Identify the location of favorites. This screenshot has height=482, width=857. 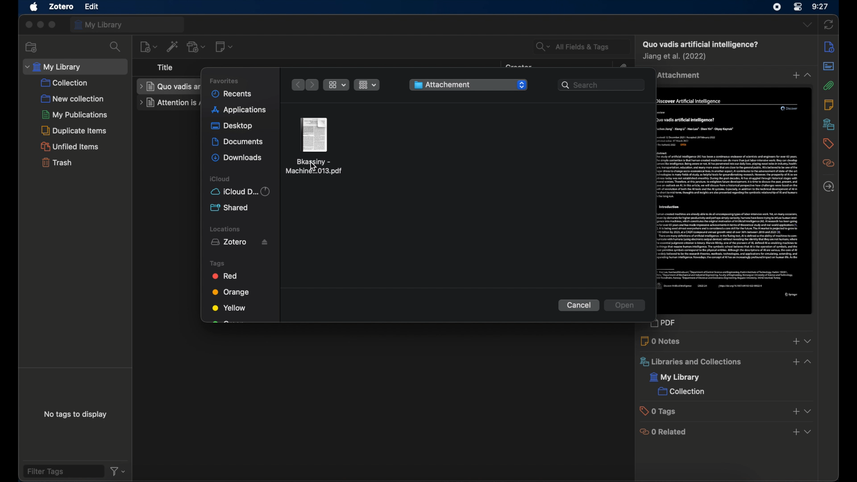
(227, 80).